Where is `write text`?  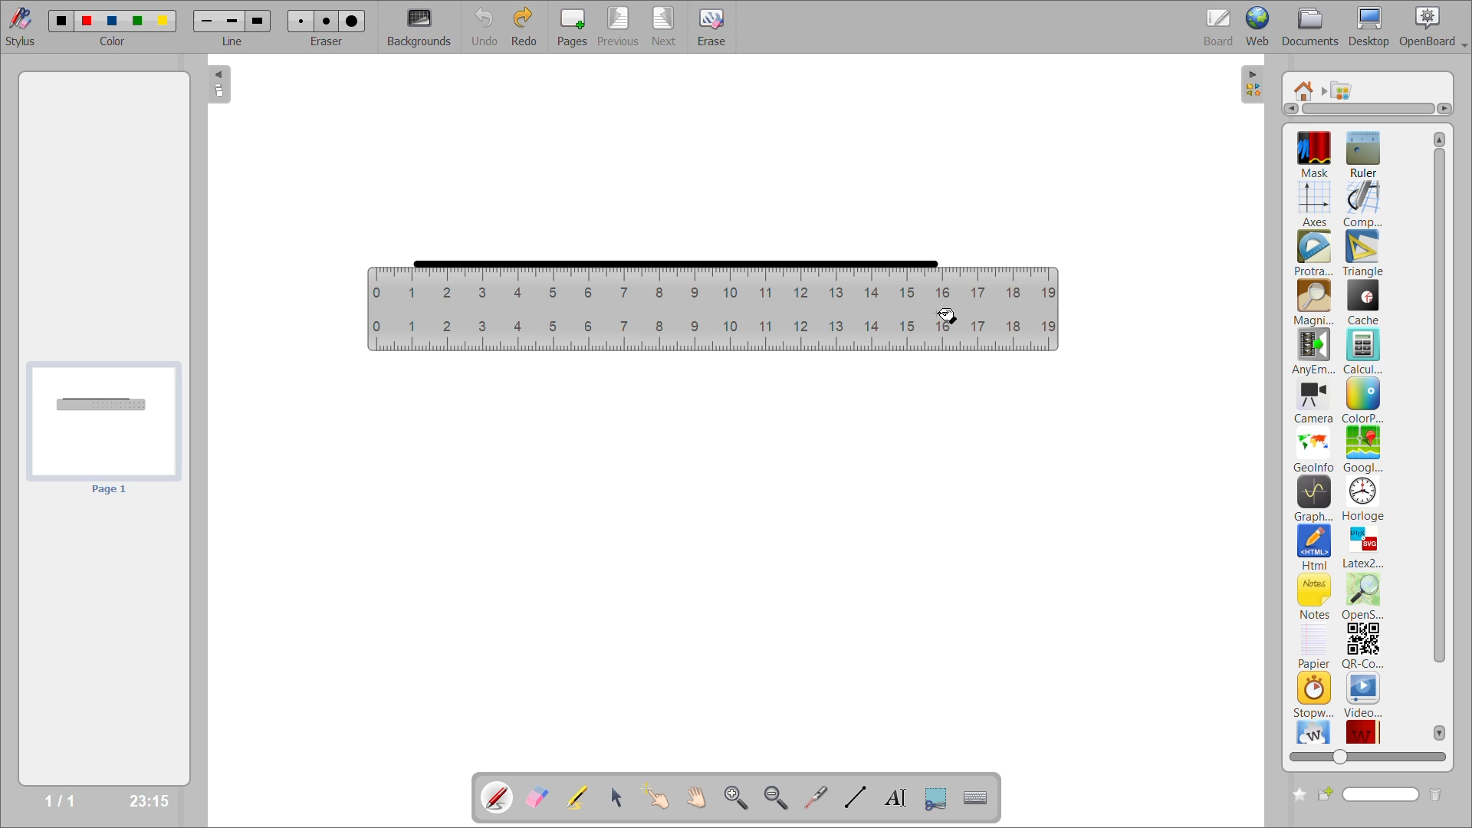
write text is located at coordinates (895, 797).